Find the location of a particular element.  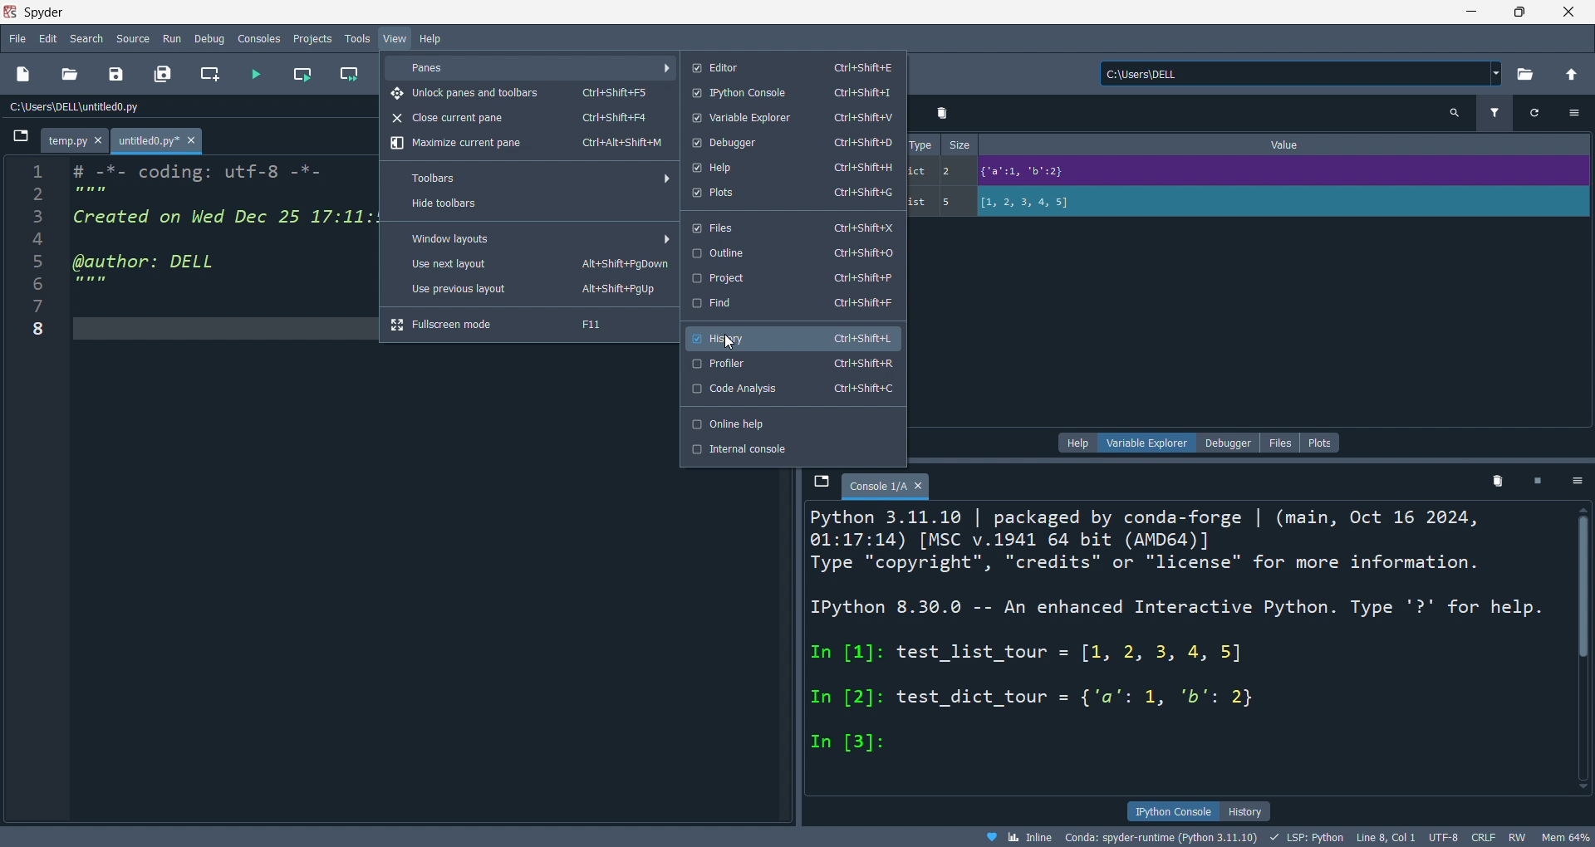

ipython console is located at coordinates (1173, 810).